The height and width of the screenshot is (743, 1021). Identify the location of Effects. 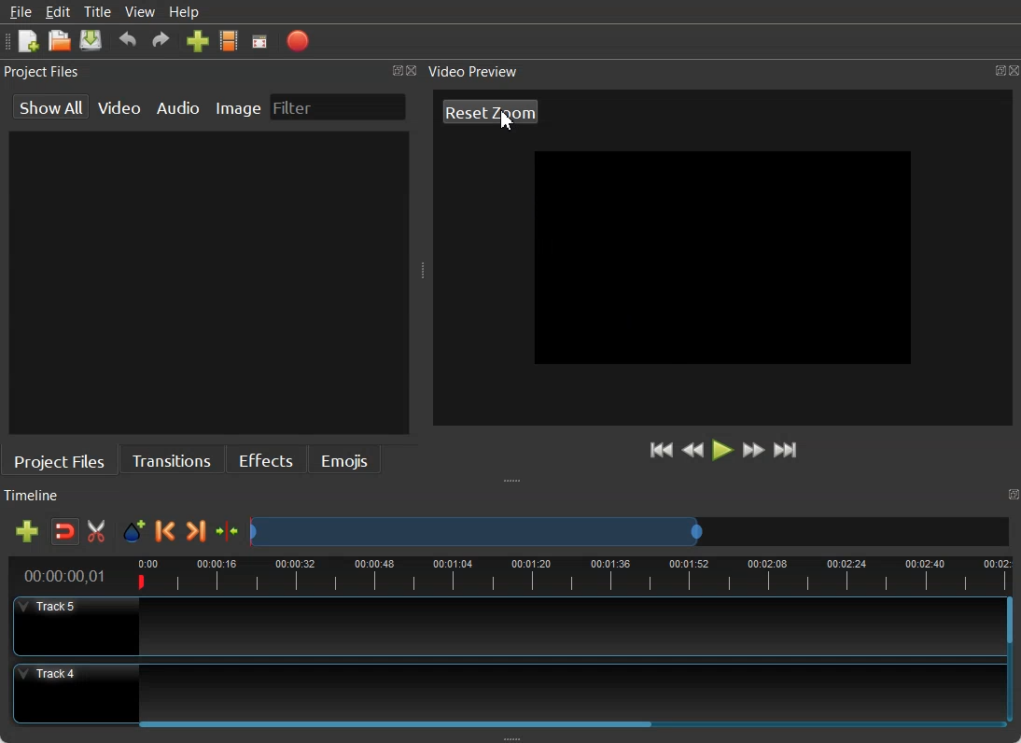
(267, 457).